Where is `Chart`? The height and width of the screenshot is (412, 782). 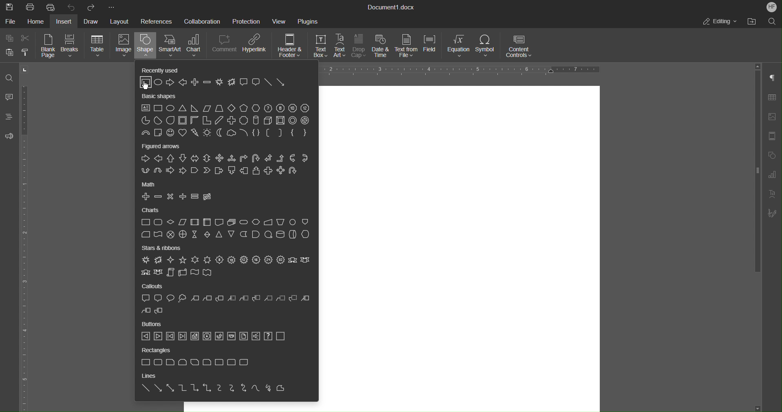
Chart is located at coordinates (197, 47).